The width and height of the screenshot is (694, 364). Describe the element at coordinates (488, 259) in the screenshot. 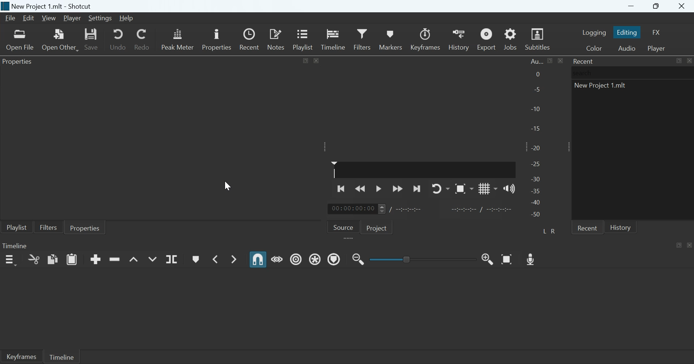

I see `Zoom timeline out` at that location.